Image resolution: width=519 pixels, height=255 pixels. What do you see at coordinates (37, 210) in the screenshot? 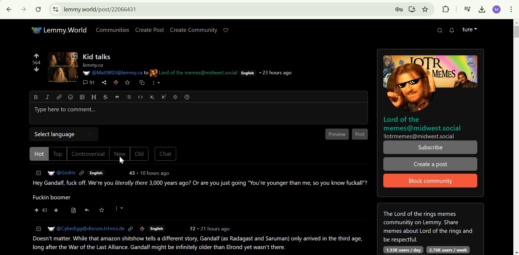
I see `upvote` at bounding box center [37, 210].